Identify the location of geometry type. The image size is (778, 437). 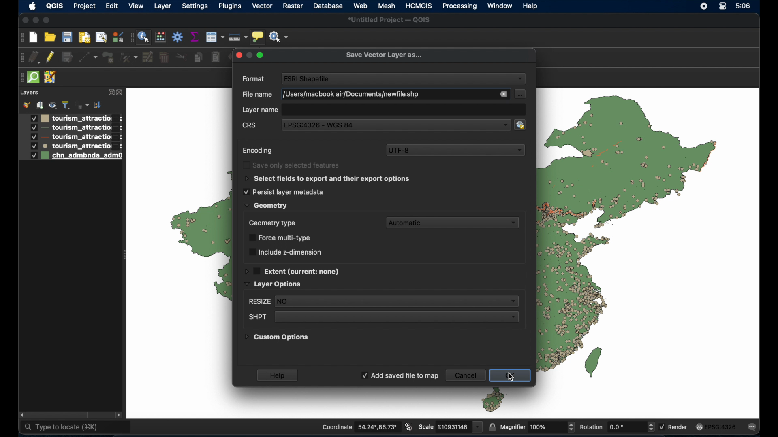
(272, 223).